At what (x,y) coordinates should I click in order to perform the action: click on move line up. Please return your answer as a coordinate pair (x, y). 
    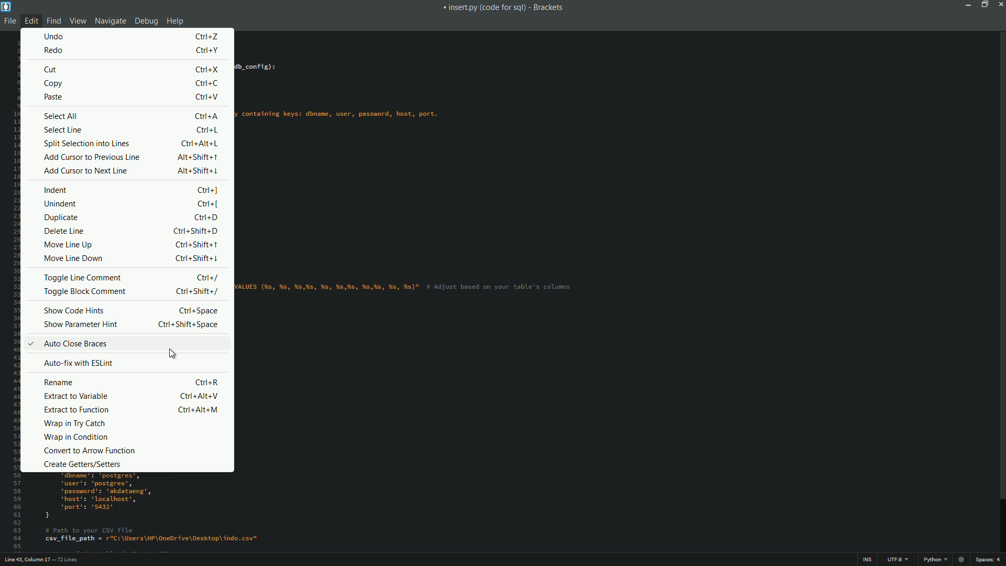
    Looking at the image, I should click on (67, 245).